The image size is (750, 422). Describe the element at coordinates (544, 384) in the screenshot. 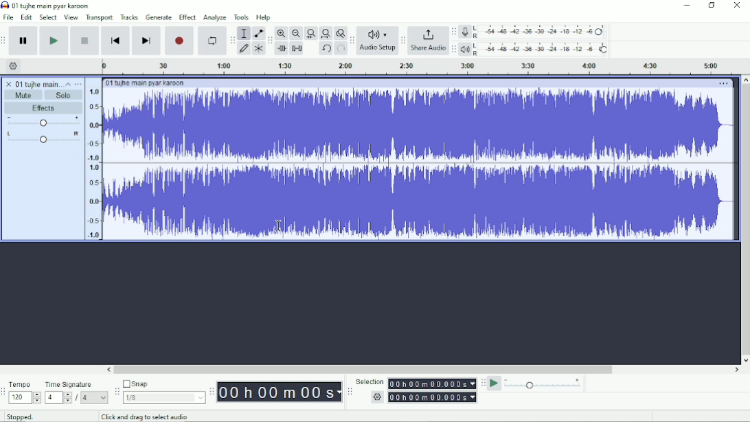

I see `Playback speed` at that location.